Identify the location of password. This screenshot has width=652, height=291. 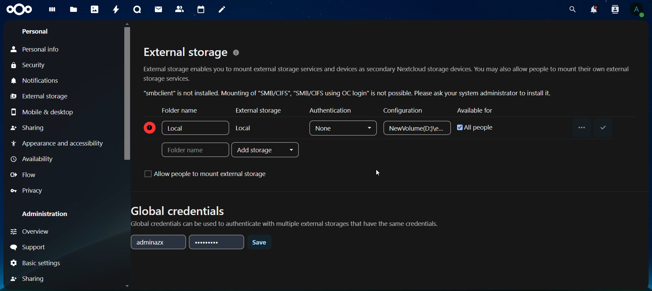
(217, 243).